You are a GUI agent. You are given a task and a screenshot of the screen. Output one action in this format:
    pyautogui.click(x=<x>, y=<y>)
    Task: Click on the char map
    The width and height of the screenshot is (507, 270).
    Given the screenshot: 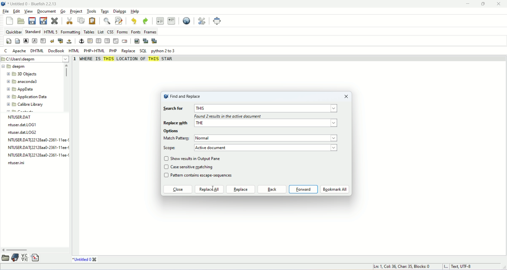 What is the action you would take?
    pyautogui.click(x=25, y=258)
    